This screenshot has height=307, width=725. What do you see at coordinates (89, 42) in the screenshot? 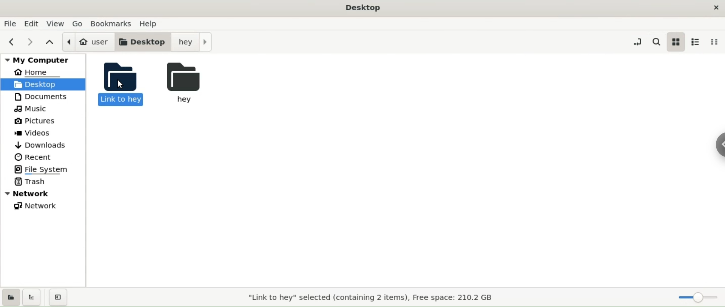
I see `user` at bounding box center [89, 42].